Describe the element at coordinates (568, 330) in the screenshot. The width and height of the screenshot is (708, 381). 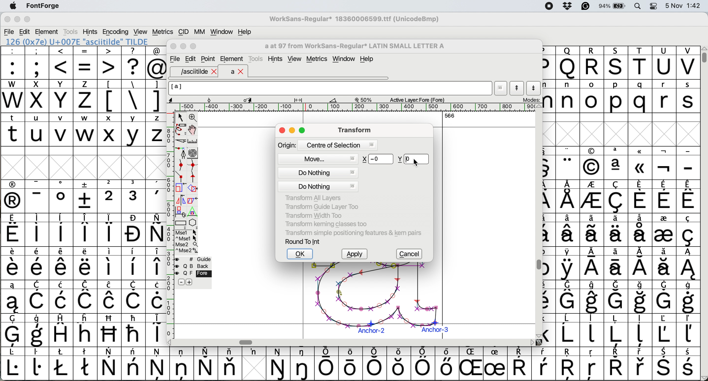
I see `symbol` at that location.